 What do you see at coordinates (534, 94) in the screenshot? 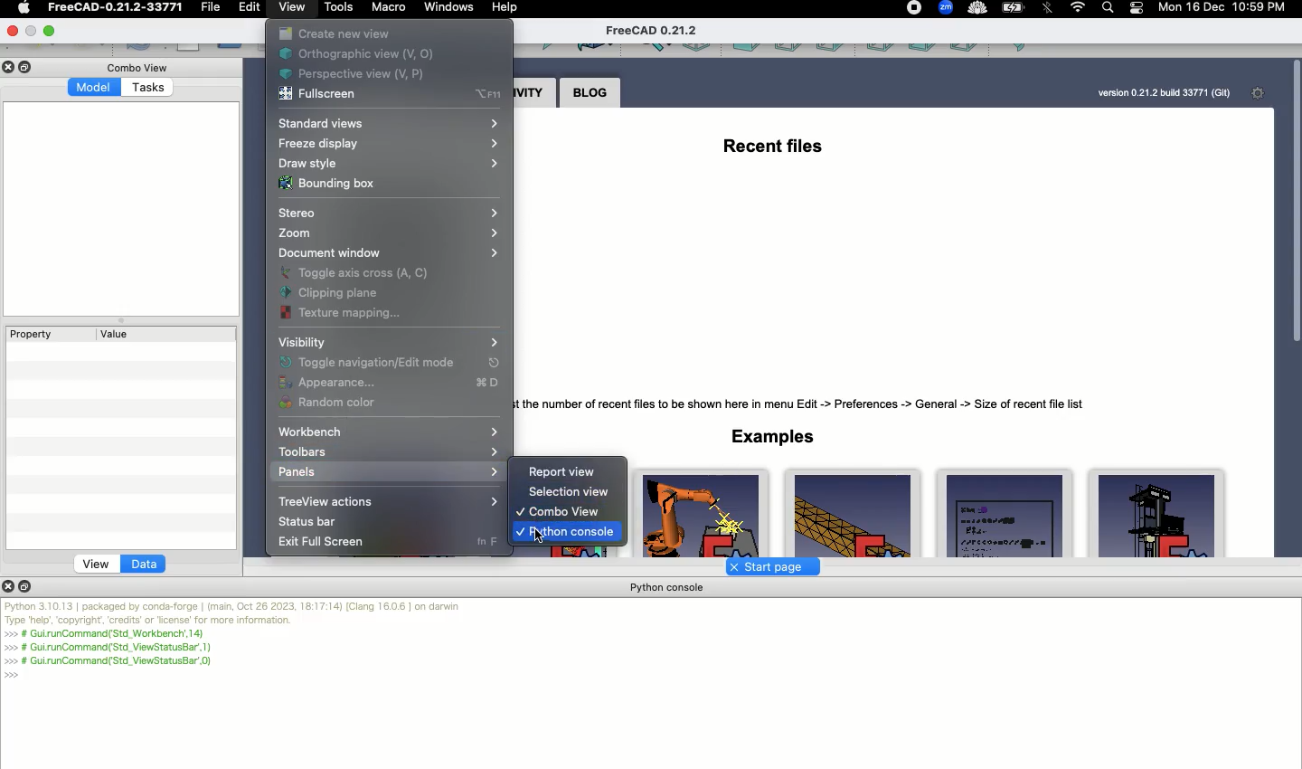
I see `Activity ` at bounding box center [534, 94].